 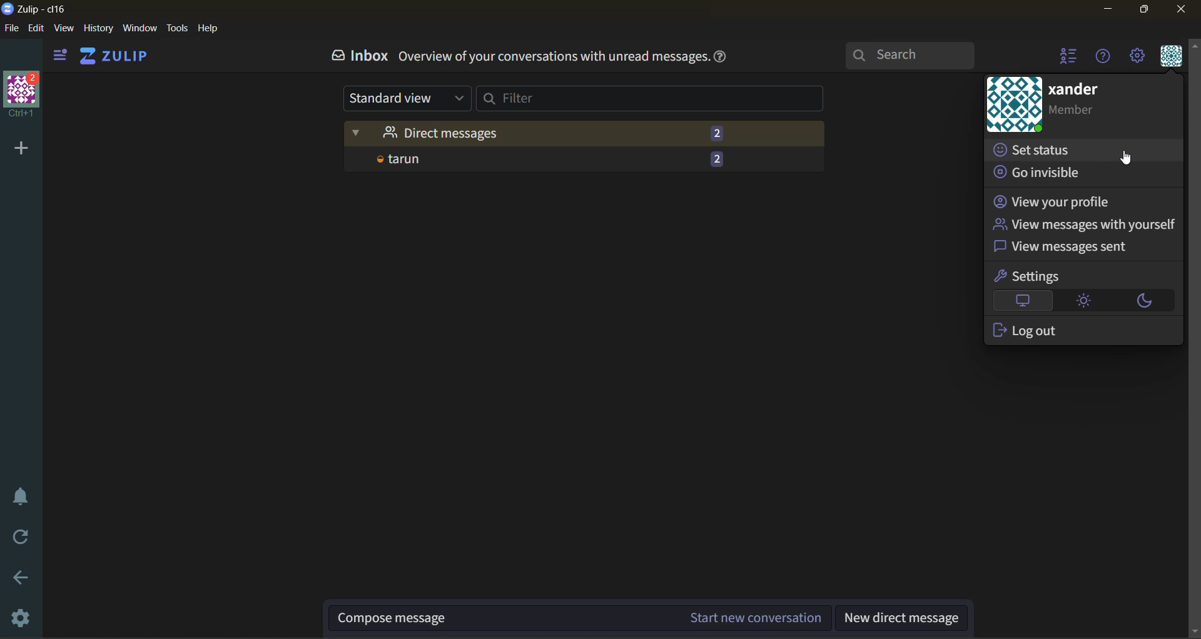 What do you see at coordinates (1140, 58) in the screenshot?
I see `settings menu` at bounding box center [1140, 58].